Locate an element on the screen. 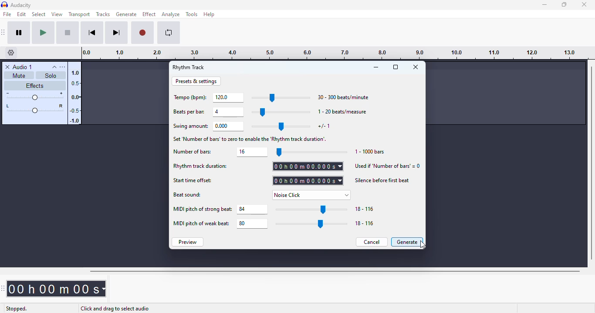 The image size is (595, 313). transport is located at coordinates (79, 14).